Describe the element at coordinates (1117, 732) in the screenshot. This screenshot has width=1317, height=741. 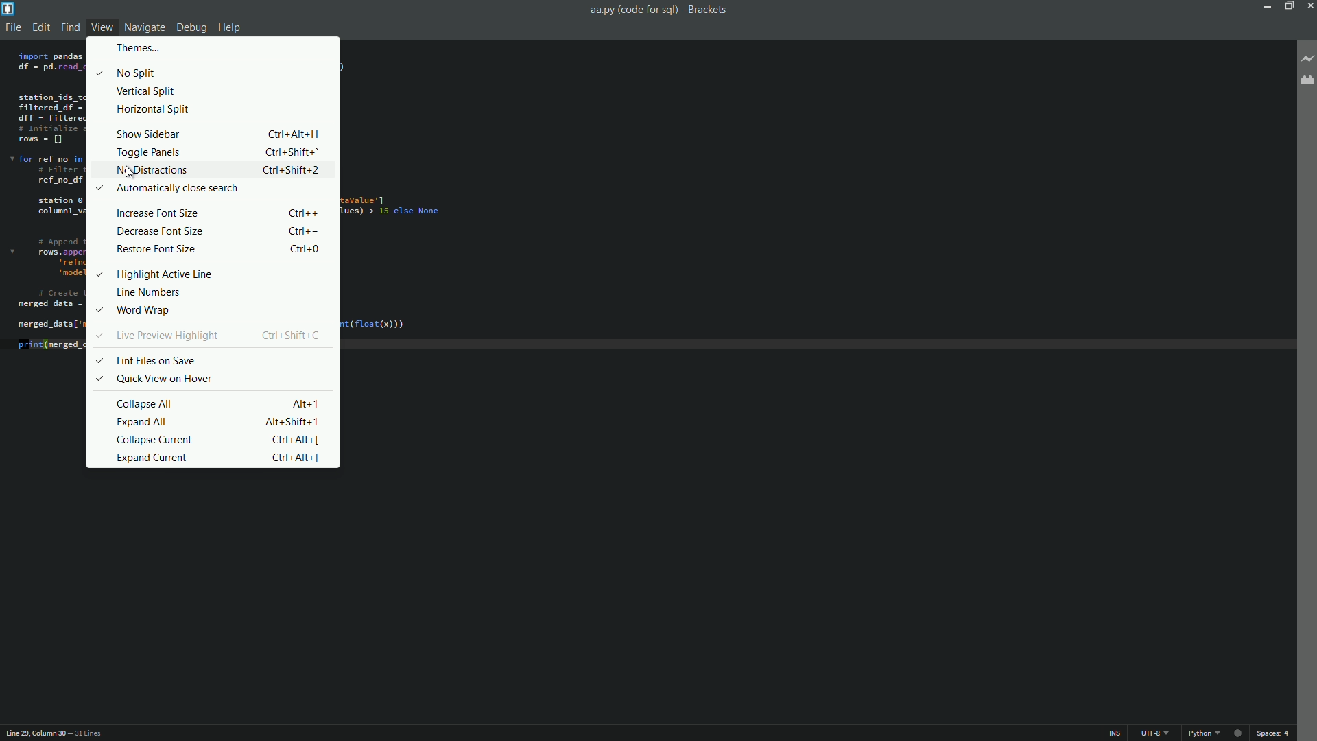
I see `ins` at that location.